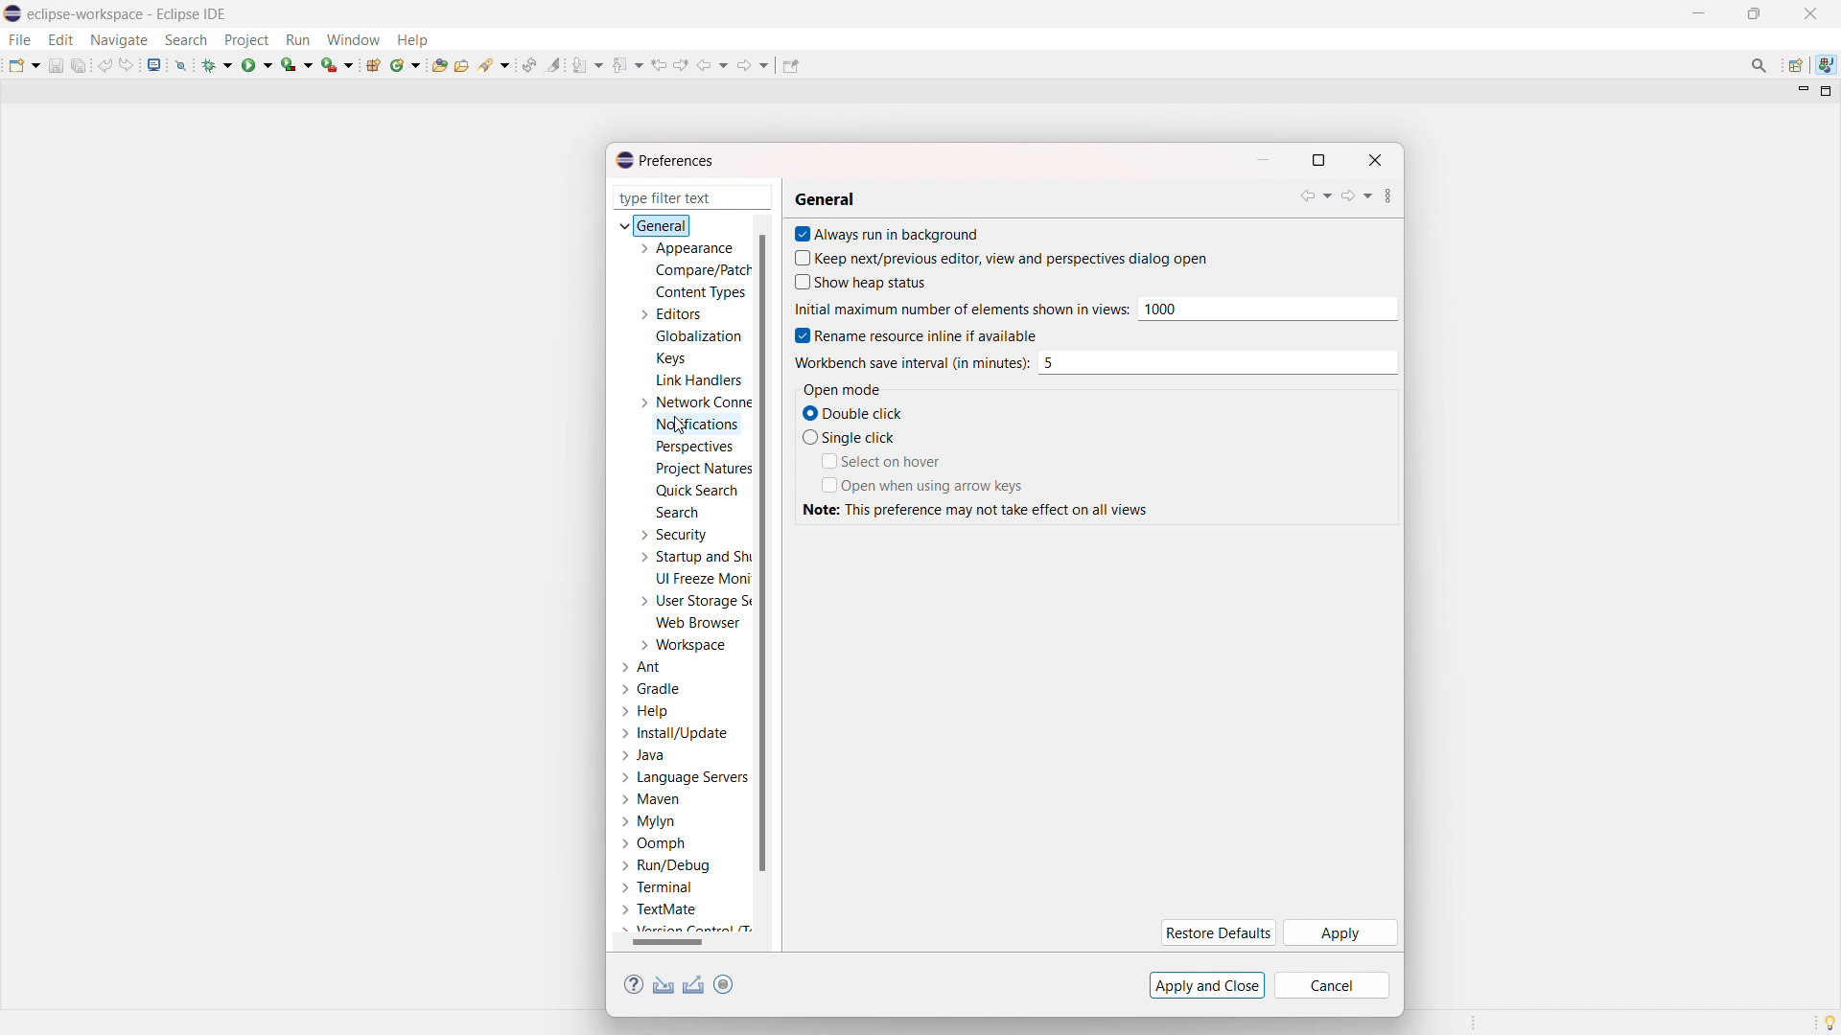 The height and width of the screenshot is (1035, 1841). I want to click on language servers, so click(685, 777).